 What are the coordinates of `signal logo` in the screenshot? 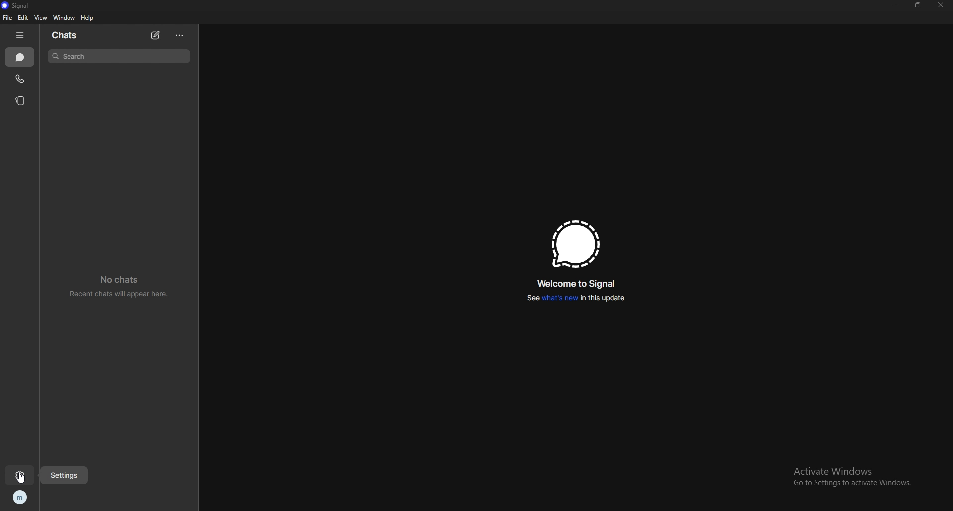 It's located at (573, 244).